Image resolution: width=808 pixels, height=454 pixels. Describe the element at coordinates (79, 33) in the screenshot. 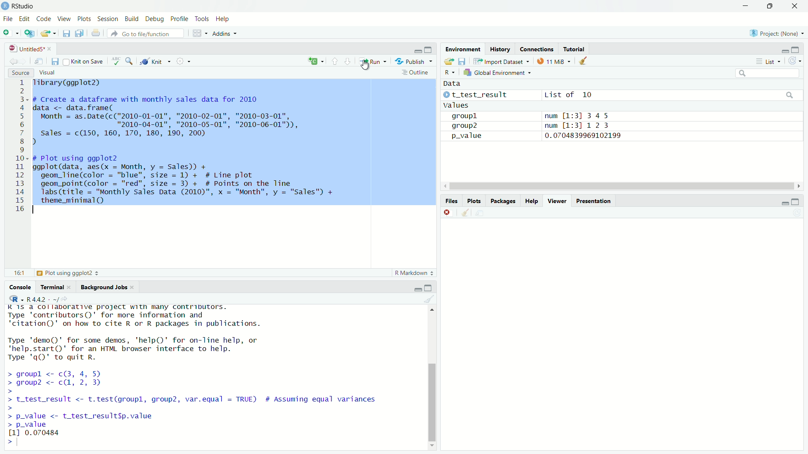

I see `save all open document` at that location.